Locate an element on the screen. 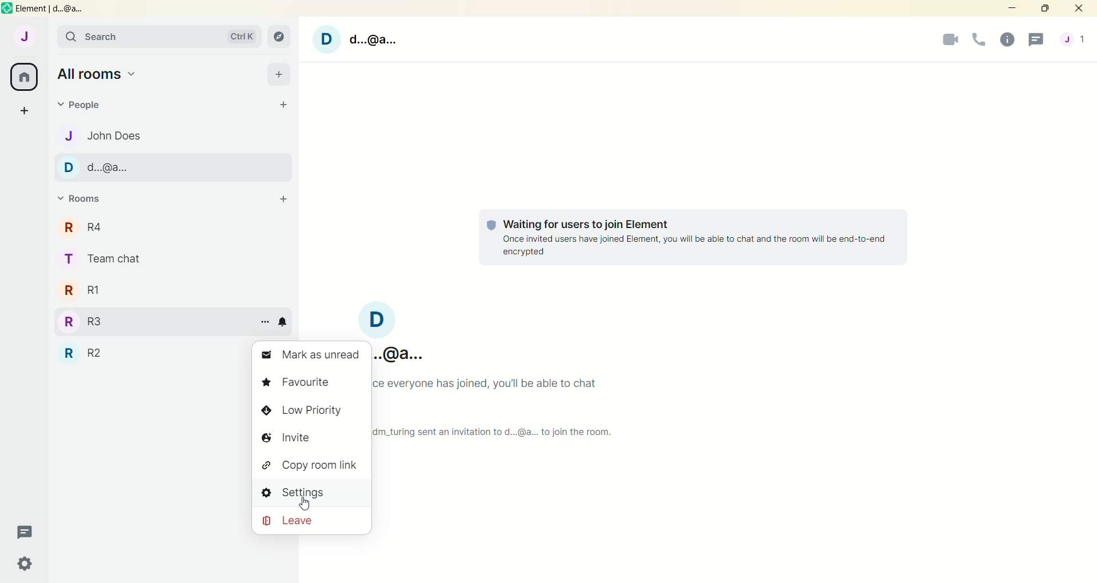  R2 is located at coordinates (149, 350).